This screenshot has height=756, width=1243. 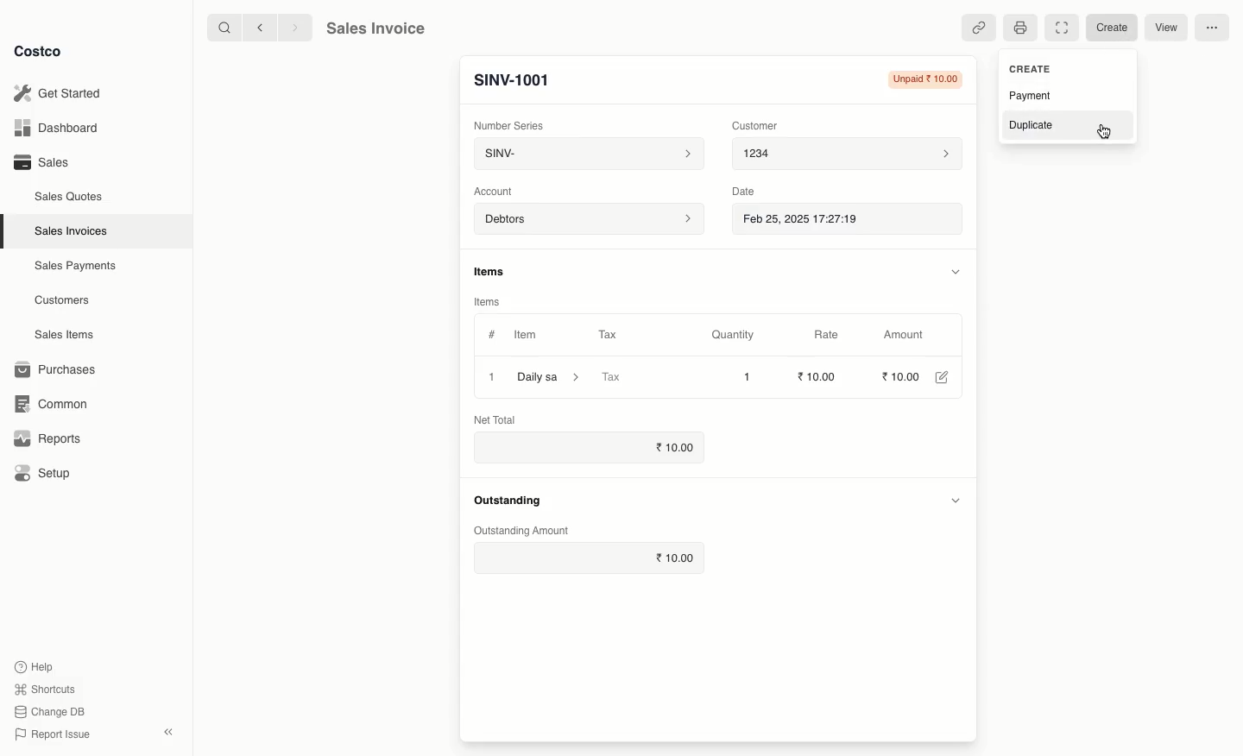 I want to click on Help, so click(x=37, y=666).